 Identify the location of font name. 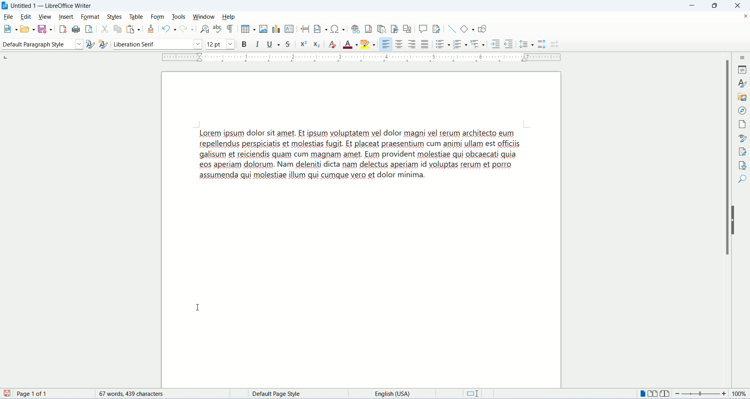
(153, 44).